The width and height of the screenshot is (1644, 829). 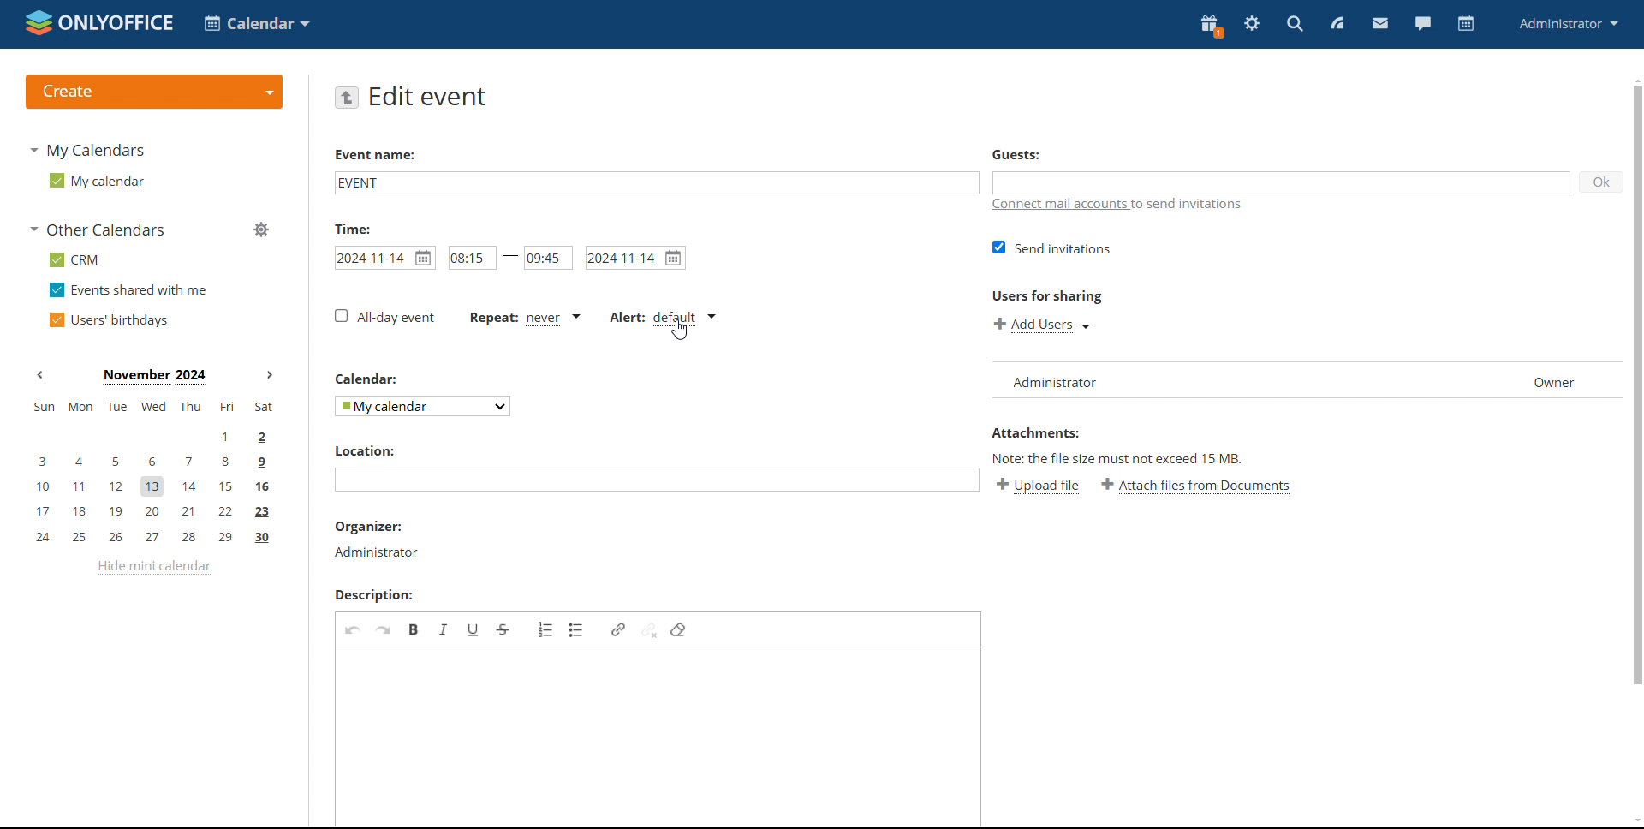 I want to click on add description, so click(x=657, y=737).